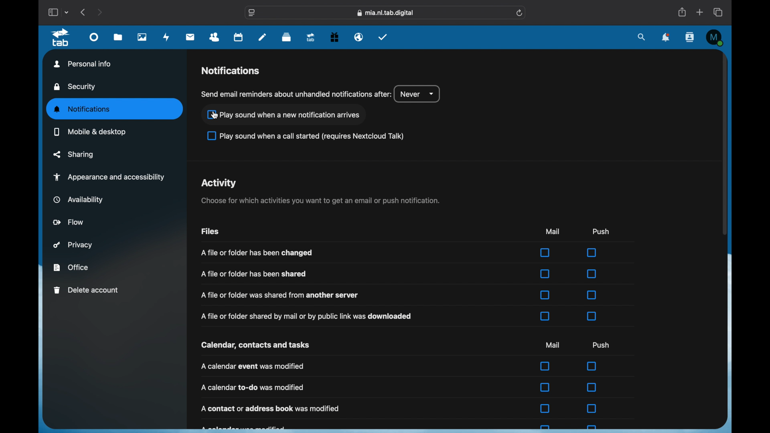  I want to click on a calender to do was magnified, so click(253, 388).